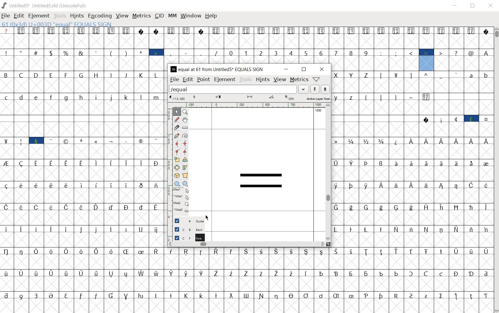  What do you see at coordinates (38, 15) in the screenshot?
I see `element` at bounding box center [38, 15].